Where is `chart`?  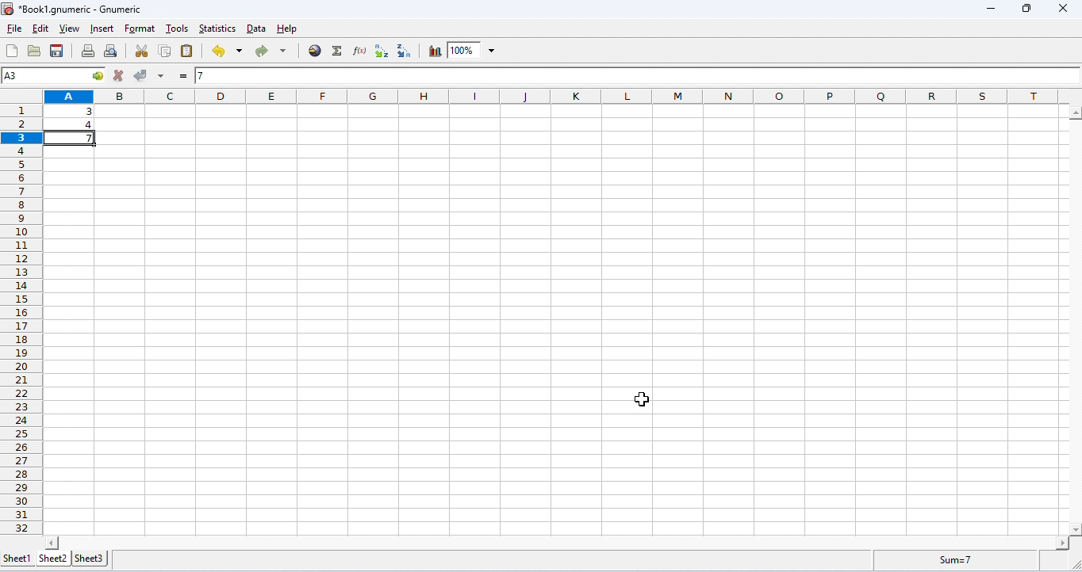 chart is located at coordinates (433, 51).